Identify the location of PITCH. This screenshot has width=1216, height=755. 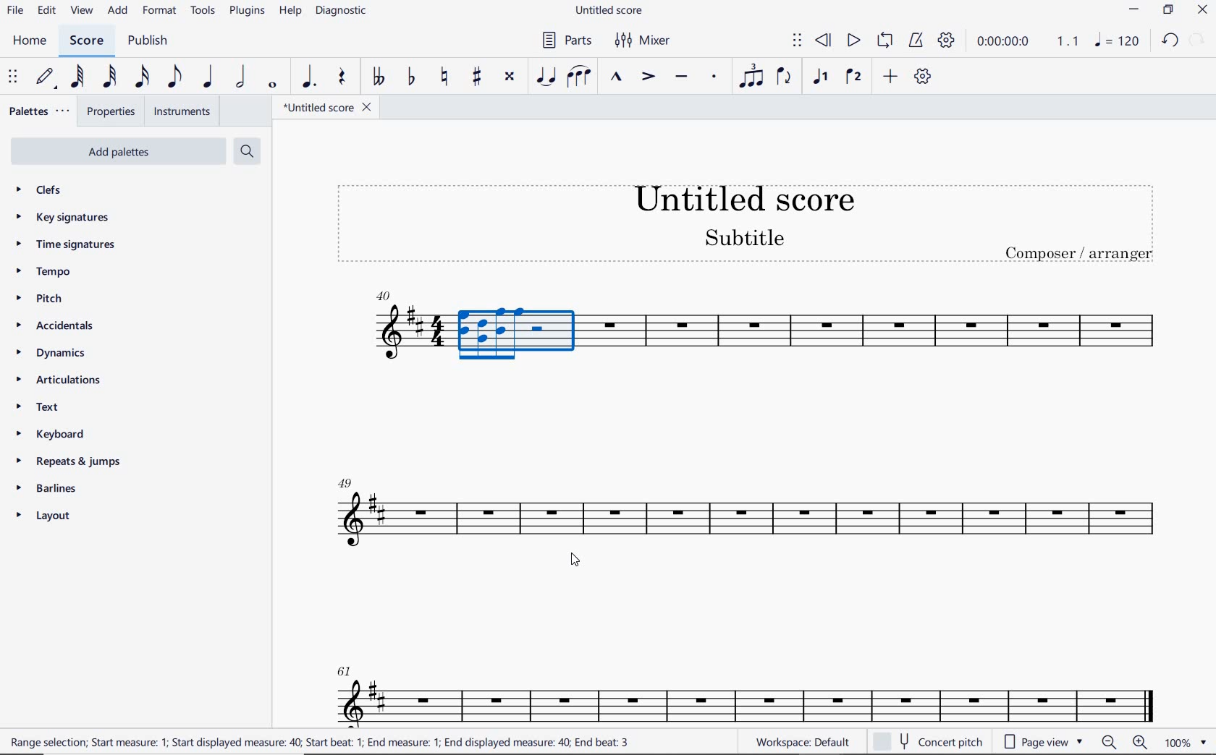
(53, 298).